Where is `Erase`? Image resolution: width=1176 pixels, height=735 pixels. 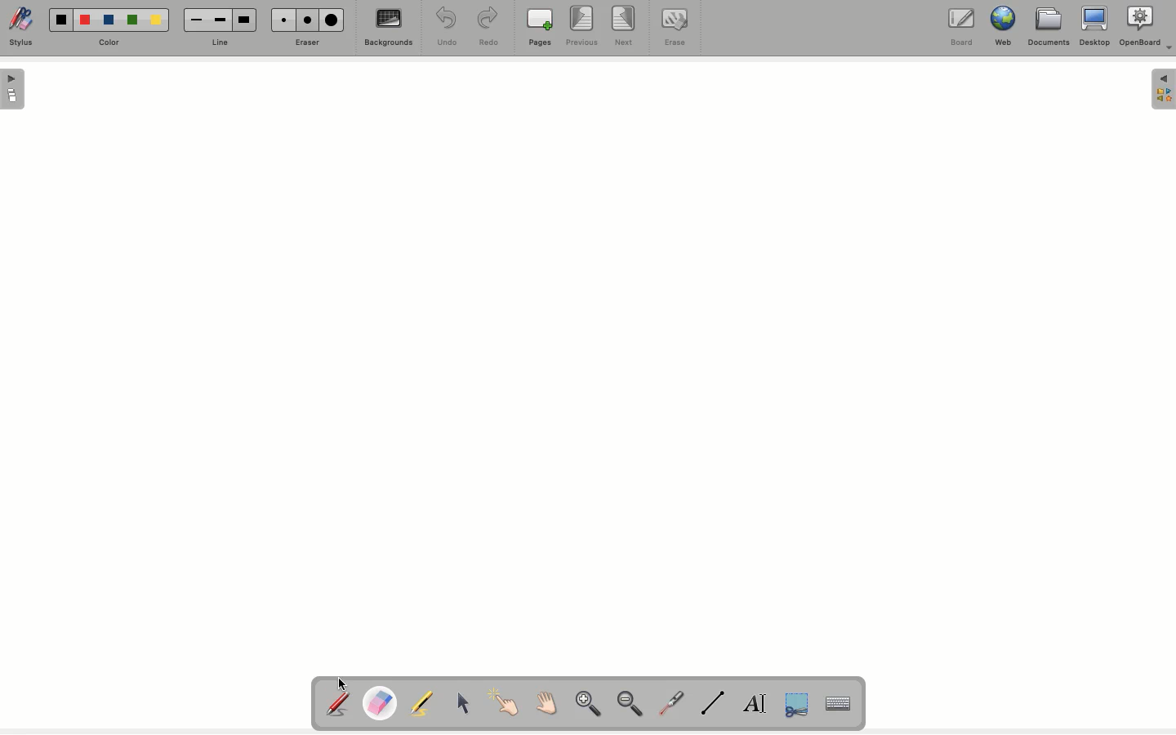 Erase is located at coordinates (675, 29).